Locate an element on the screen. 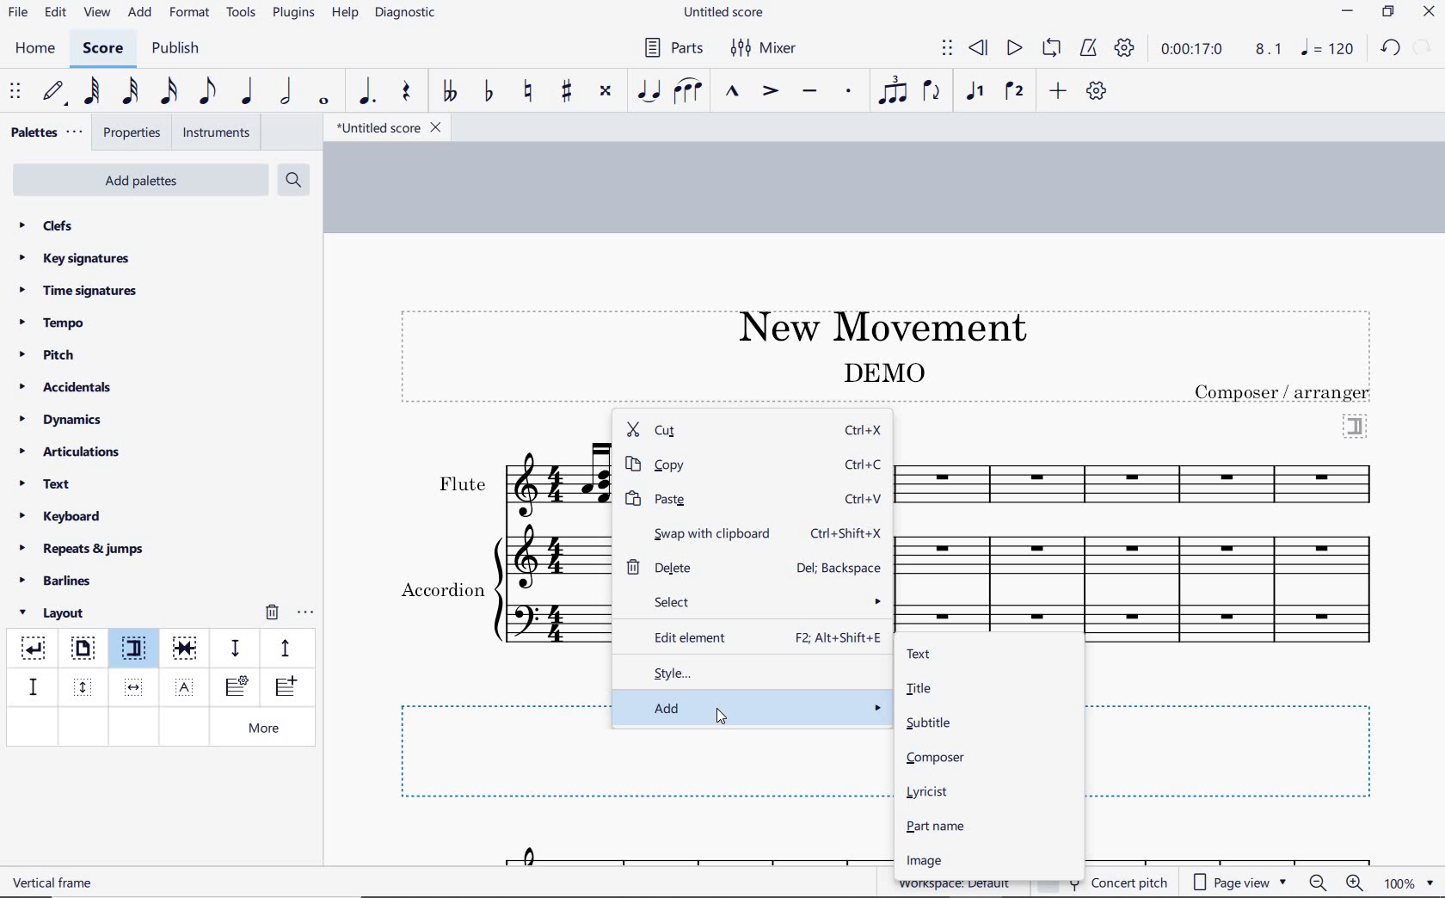 This screenshot has height=898, width=1445. cursor is located at coordinates (723, 717).